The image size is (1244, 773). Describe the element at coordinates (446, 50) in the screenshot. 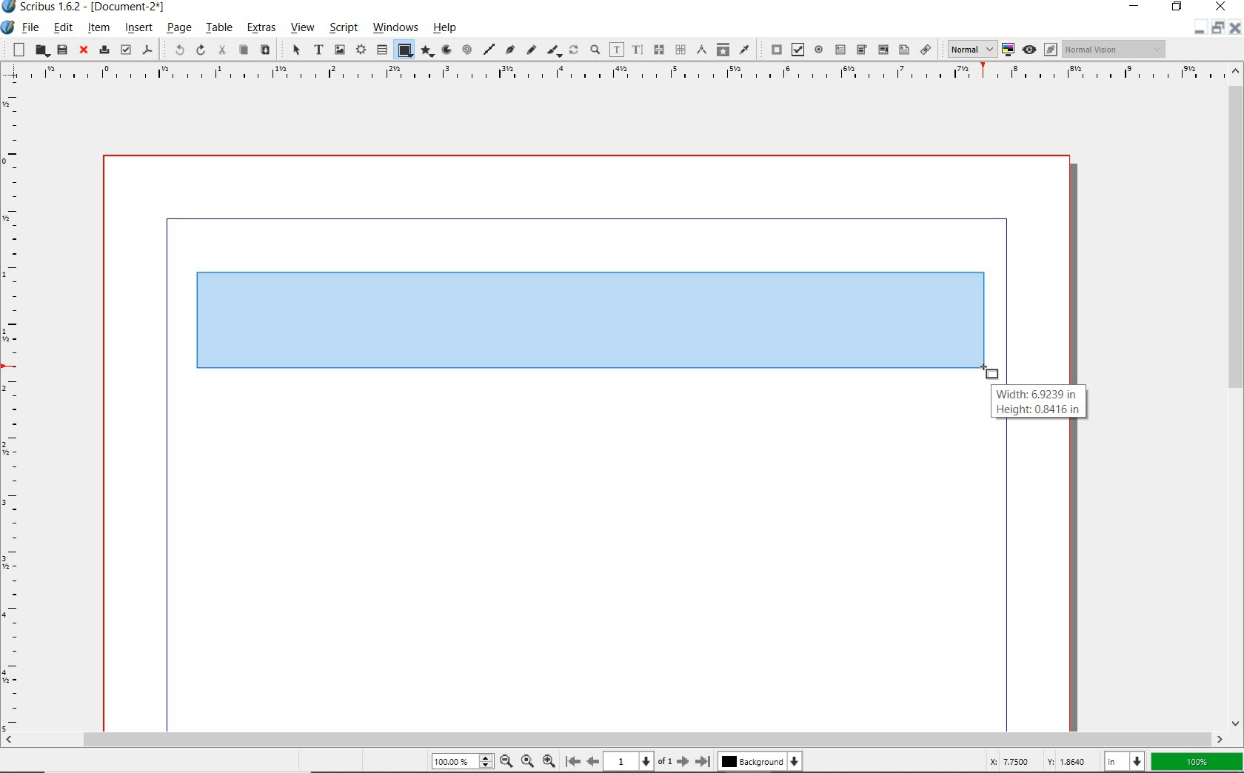

I see `arc` at that location.